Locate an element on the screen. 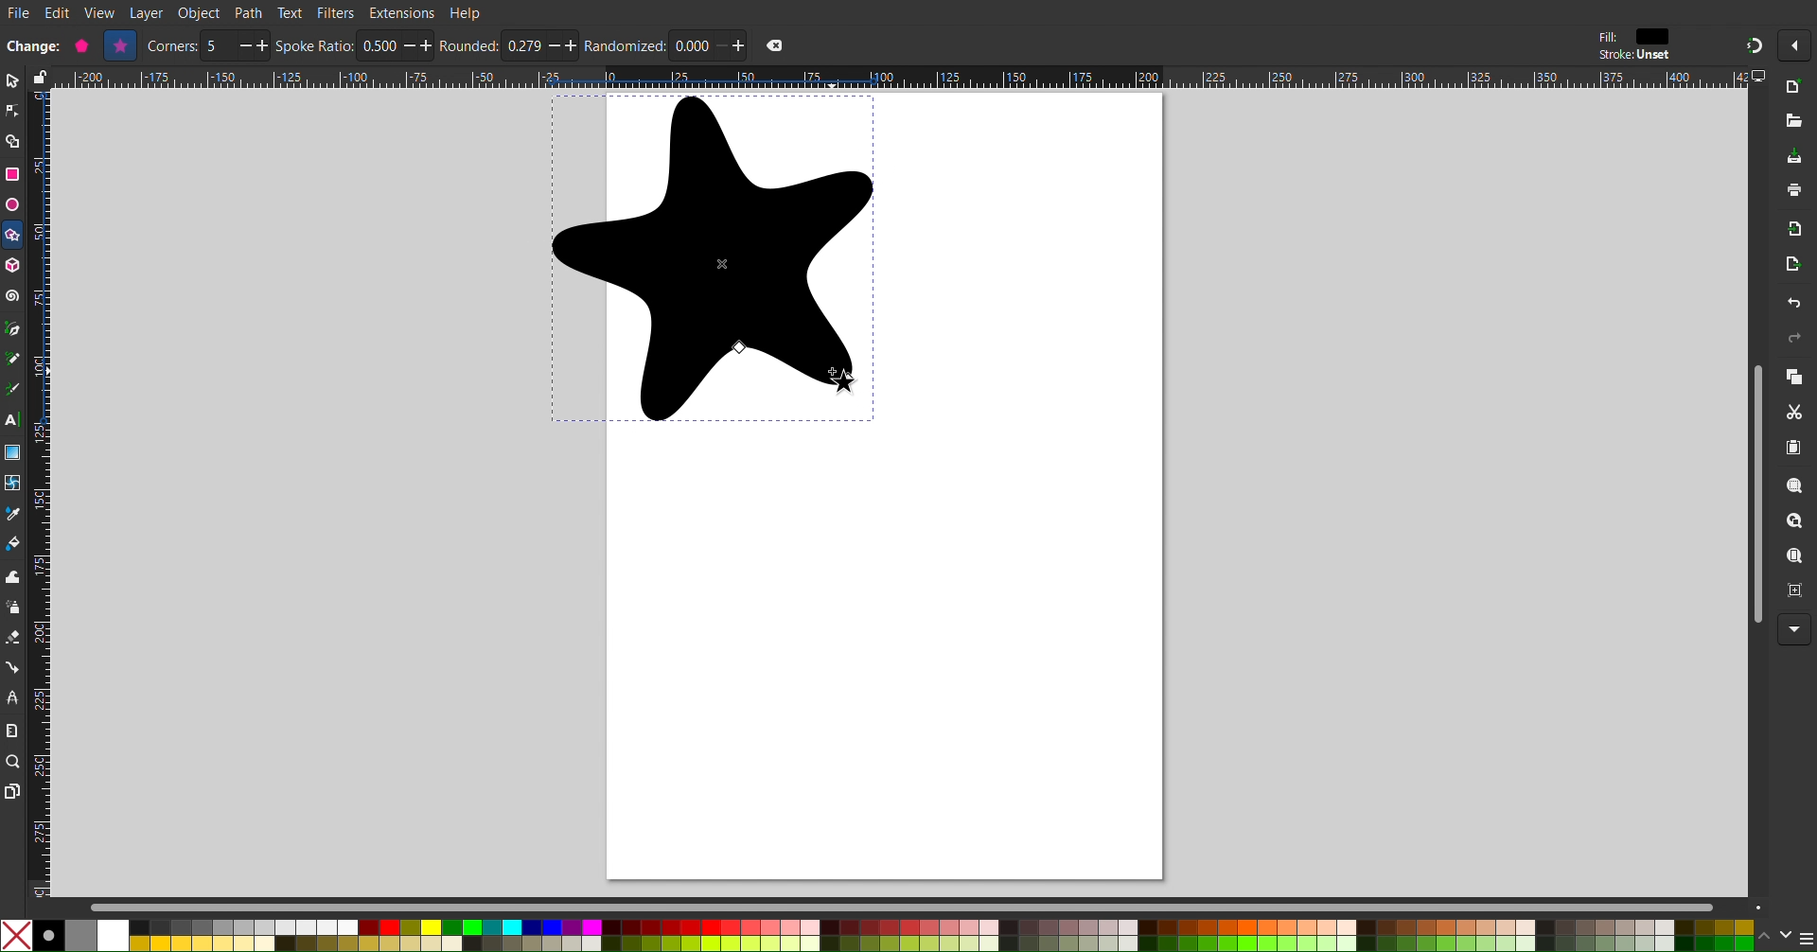  Extensions is located at coordinates (401, 13).